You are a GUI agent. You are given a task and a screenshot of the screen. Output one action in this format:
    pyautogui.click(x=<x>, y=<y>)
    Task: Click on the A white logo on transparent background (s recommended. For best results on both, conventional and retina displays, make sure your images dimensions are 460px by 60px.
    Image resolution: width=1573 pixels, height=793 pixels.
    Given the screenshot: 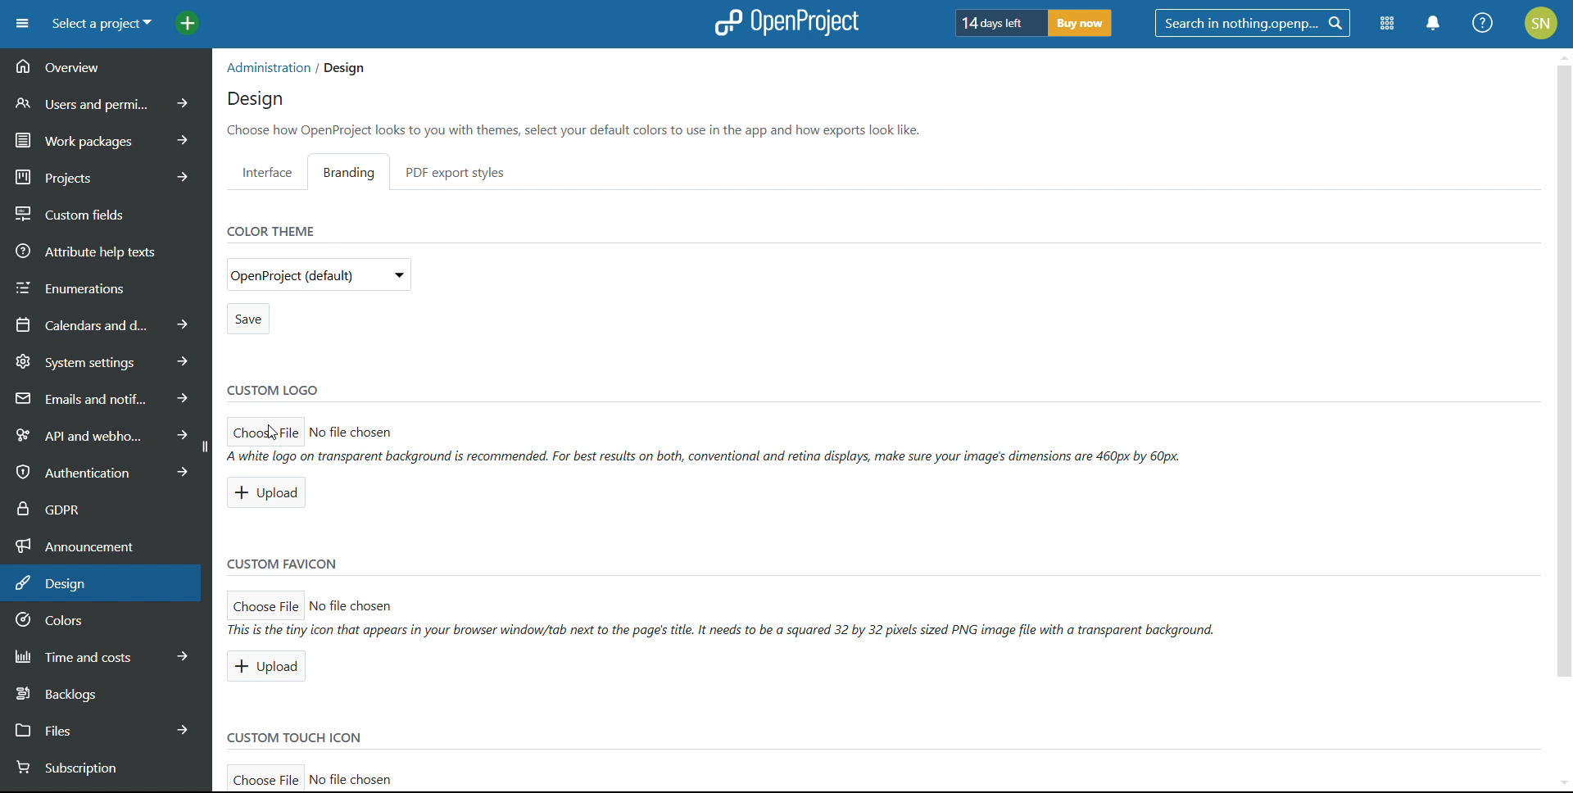 What is the action you would take?
    pyautogui.click(x=706, y=456)
    